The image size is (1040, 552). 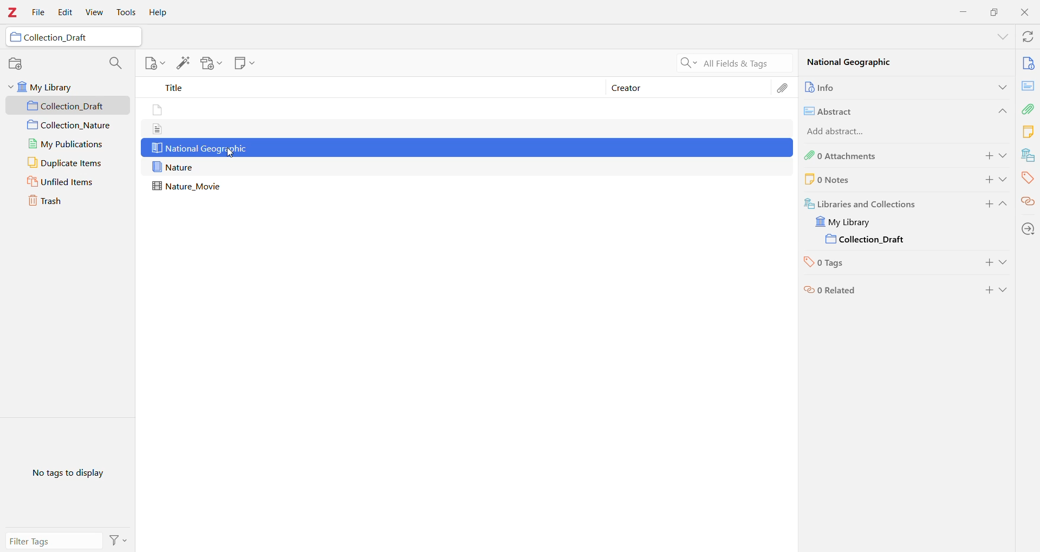 I want to click on Collection_Nature, so click(x=68, y=126).